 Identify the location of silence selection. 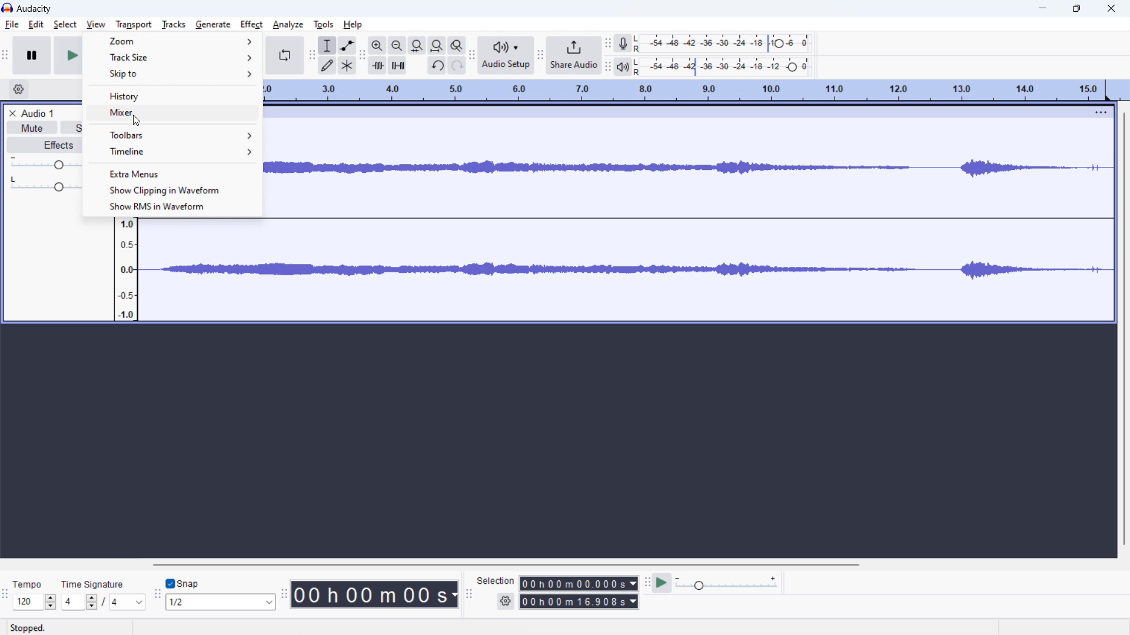
(398, 65).